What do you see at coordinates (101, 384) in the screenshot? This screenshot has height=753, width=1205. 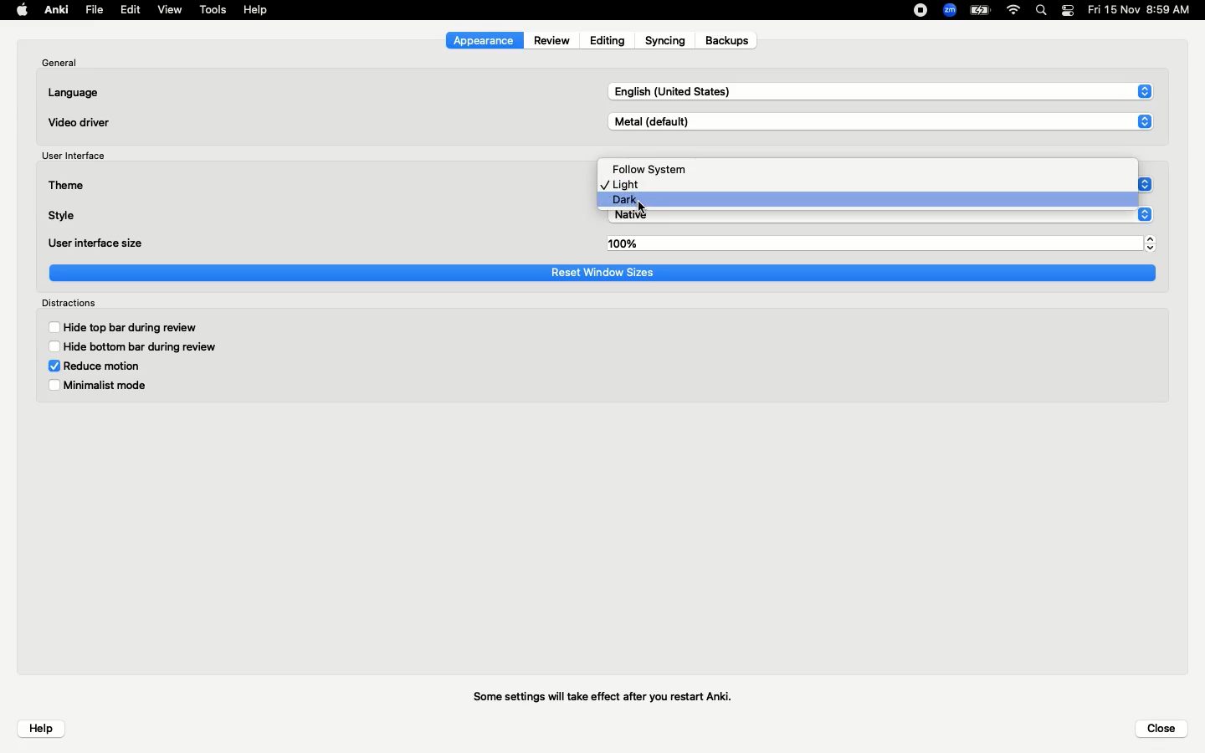 I see `Minimalist mode` at bounding box center [101, 384].